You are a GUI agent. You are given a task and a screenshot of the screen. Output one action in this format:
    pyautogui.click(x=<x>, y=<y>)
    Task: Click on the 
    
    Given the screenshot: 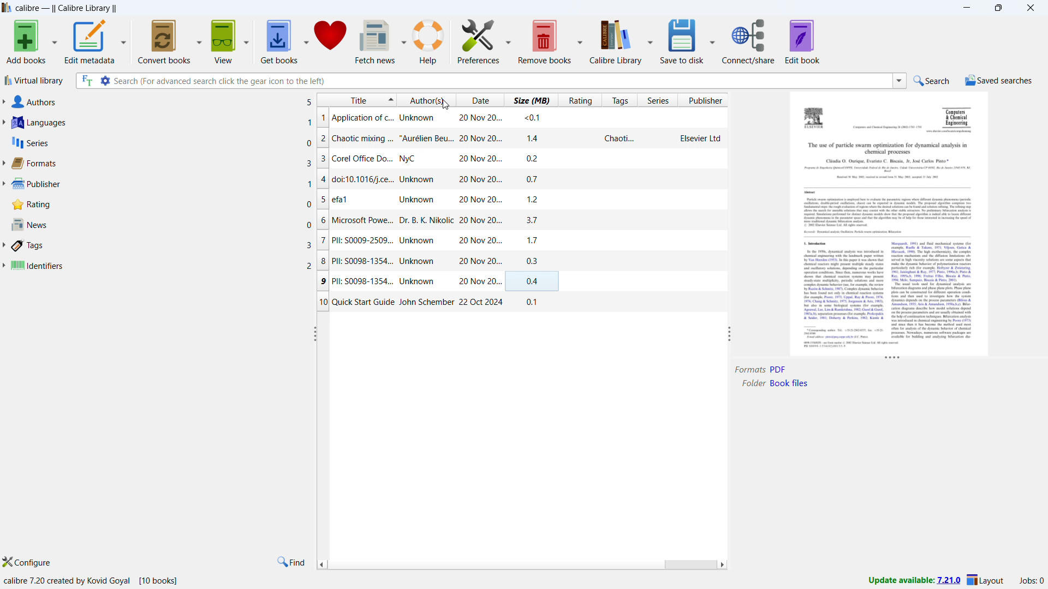 What is the action you would take?
    pyautogui.click(x=958, y=116)
    